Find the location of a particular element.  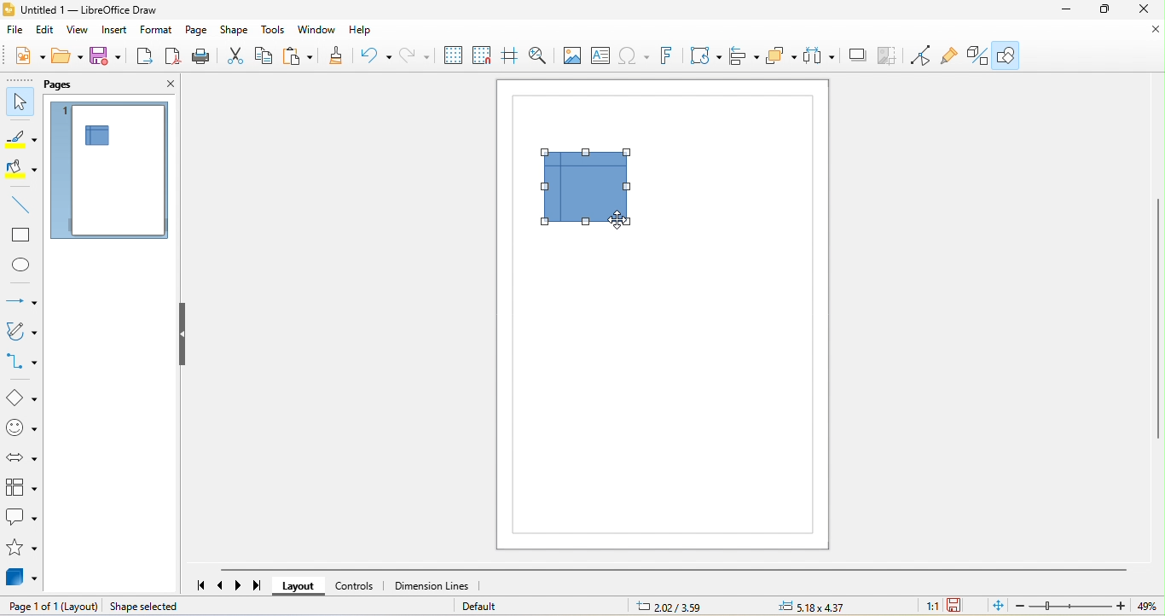

edit is located at coordinates (47, 31).